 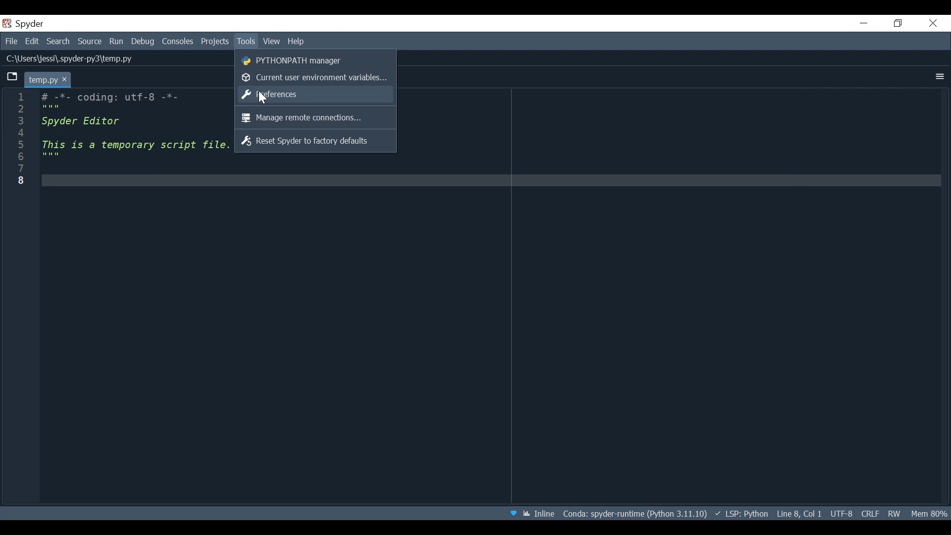 What do you see at coordinates (928, 513) in the screenshot?
I see `Memory Usage` at bounding box center [928, 513].